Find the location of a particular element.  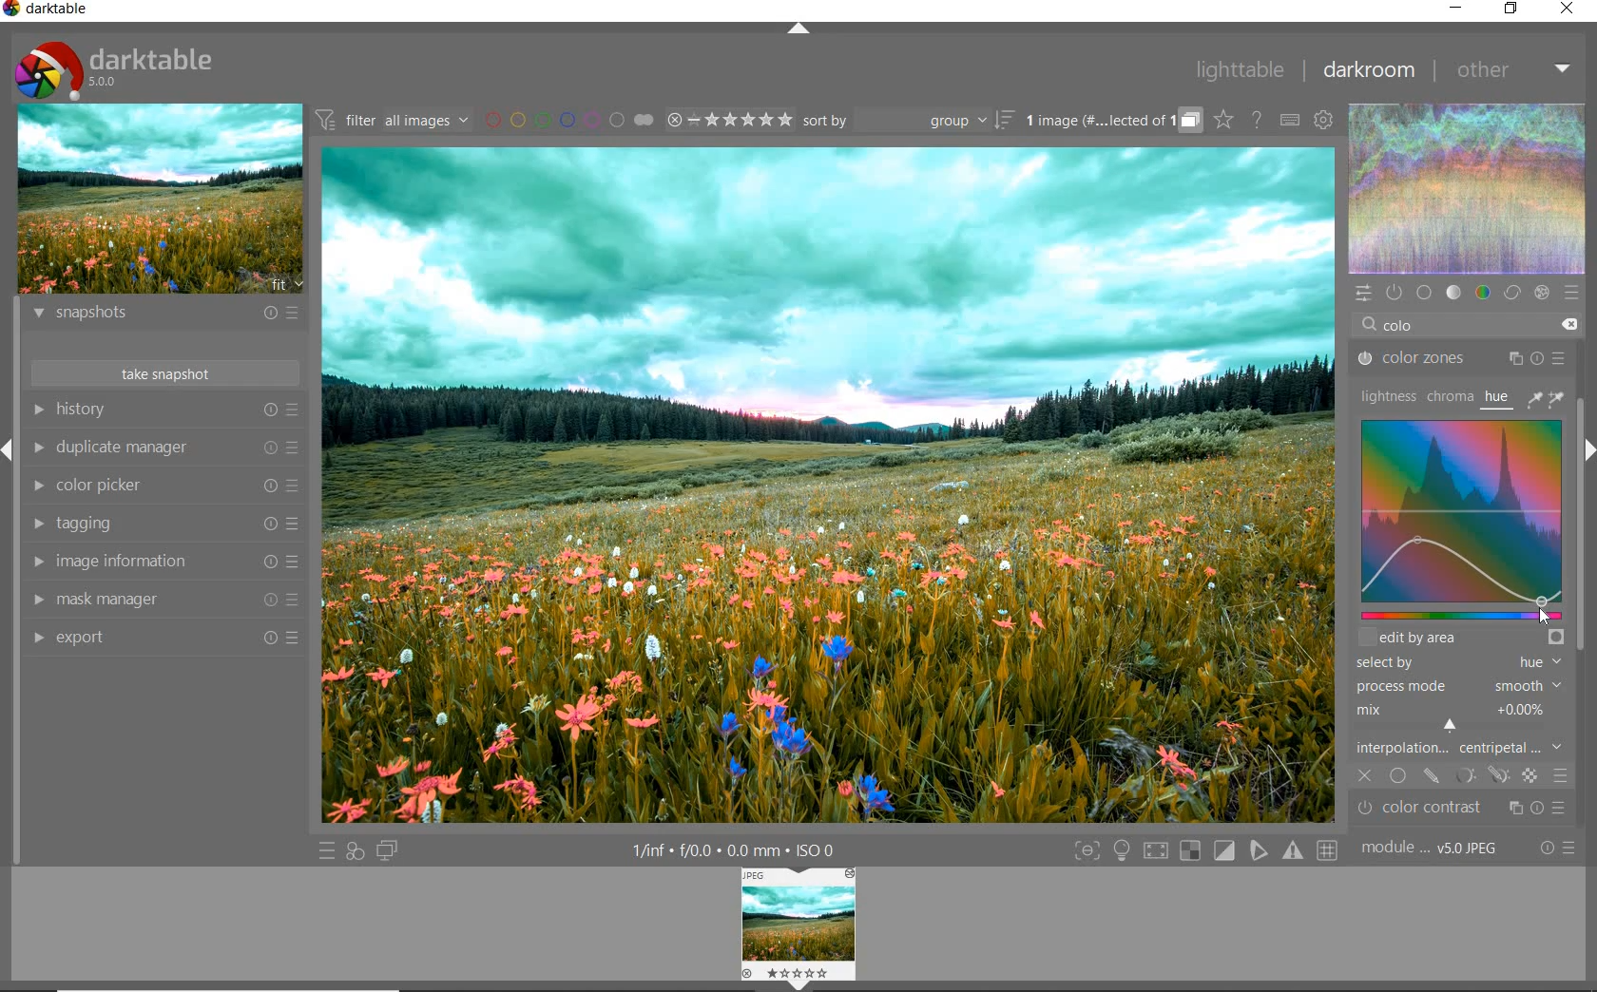

slider is located at coordinates (1459, 615).